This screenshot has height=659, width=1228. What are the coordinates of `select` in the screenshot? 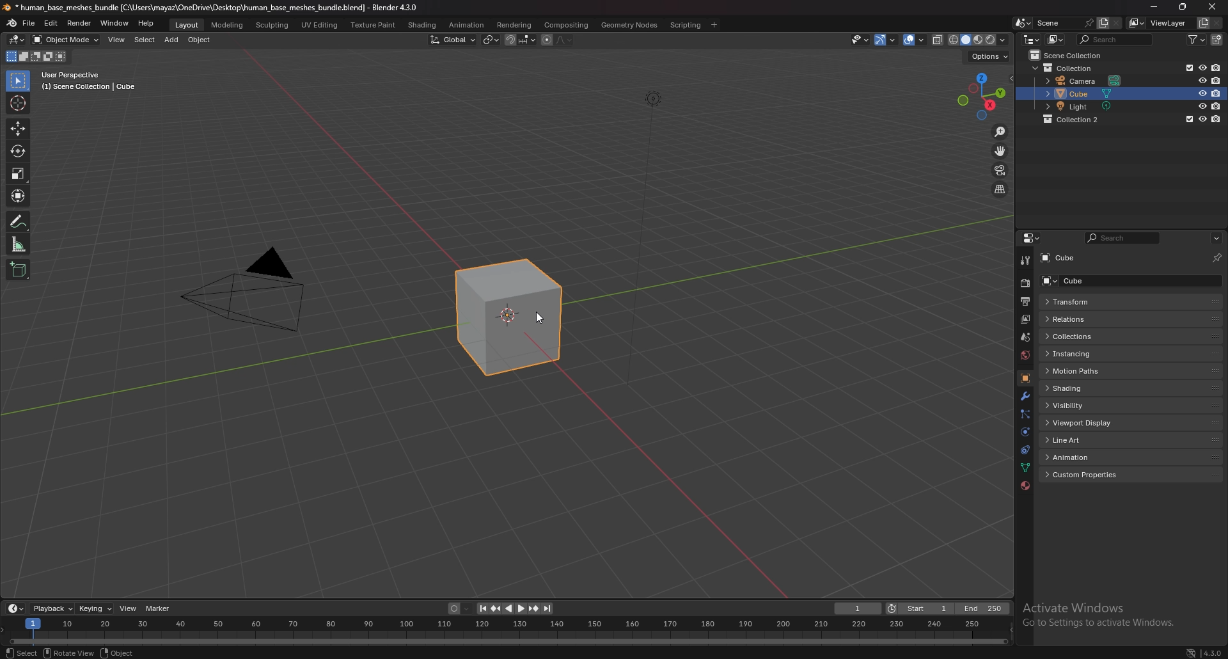 It's located at (20, 652).